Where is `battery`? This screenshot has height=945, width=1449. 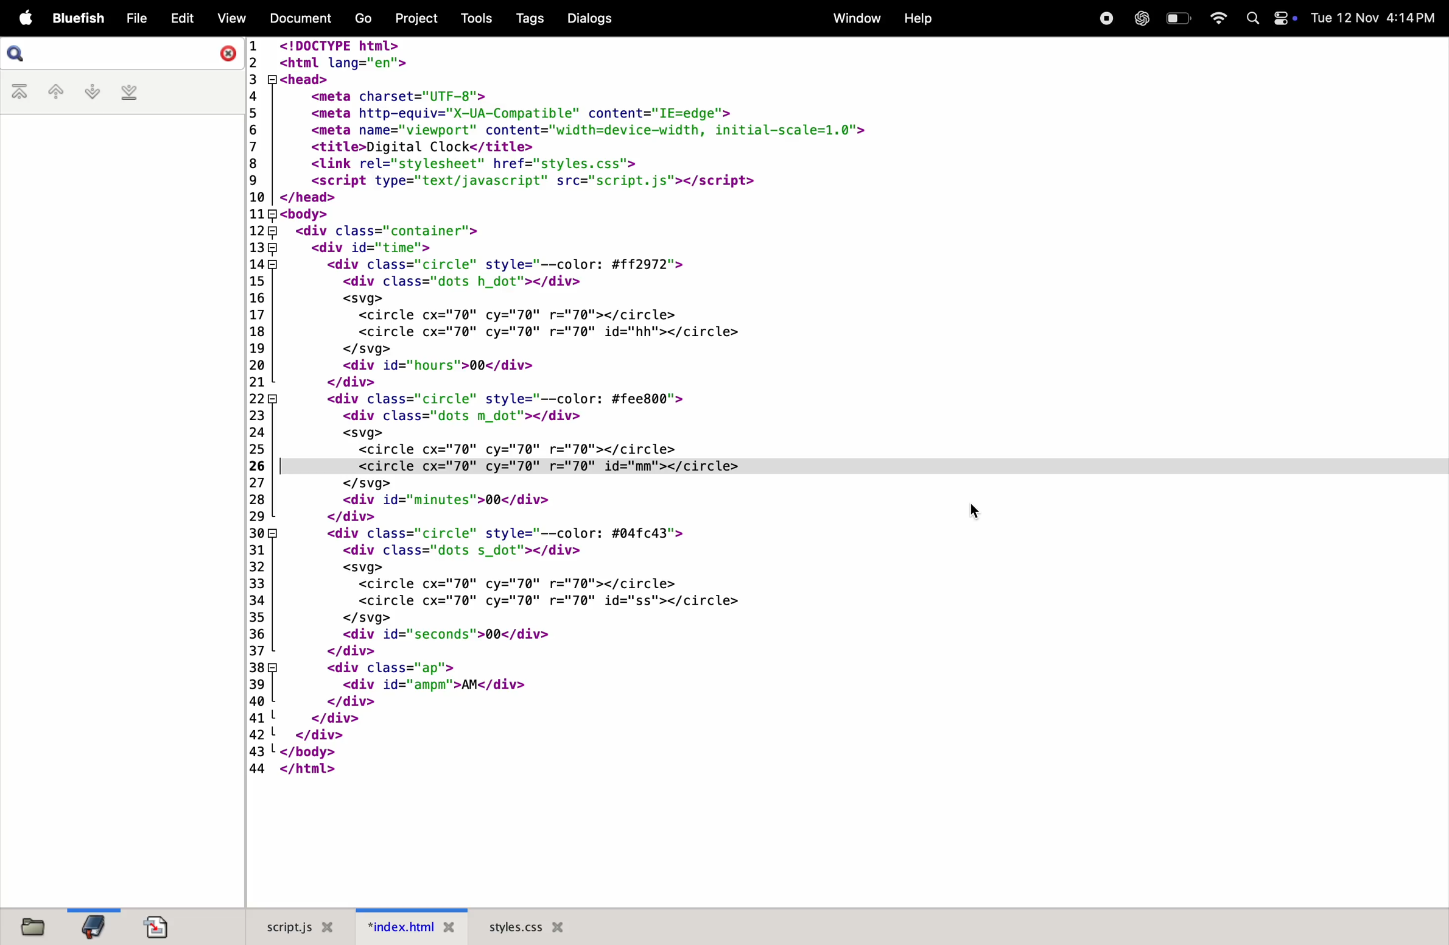 battery is located at coordinates (1179, 17).